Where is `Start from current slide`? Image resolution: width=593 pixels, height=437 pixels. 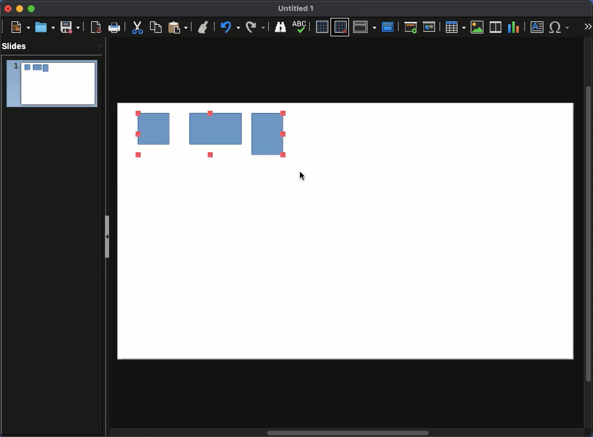
Start from current slide is located at coordinates (430, 28).